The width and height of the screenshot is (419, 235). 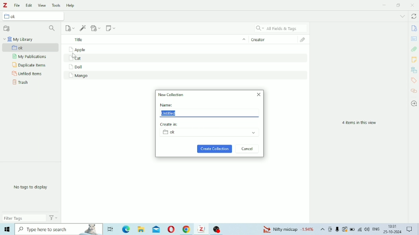 What do you see at coordinates (414, 28) in the screenshot?
I see `Info` at bounding box center [414, 28].